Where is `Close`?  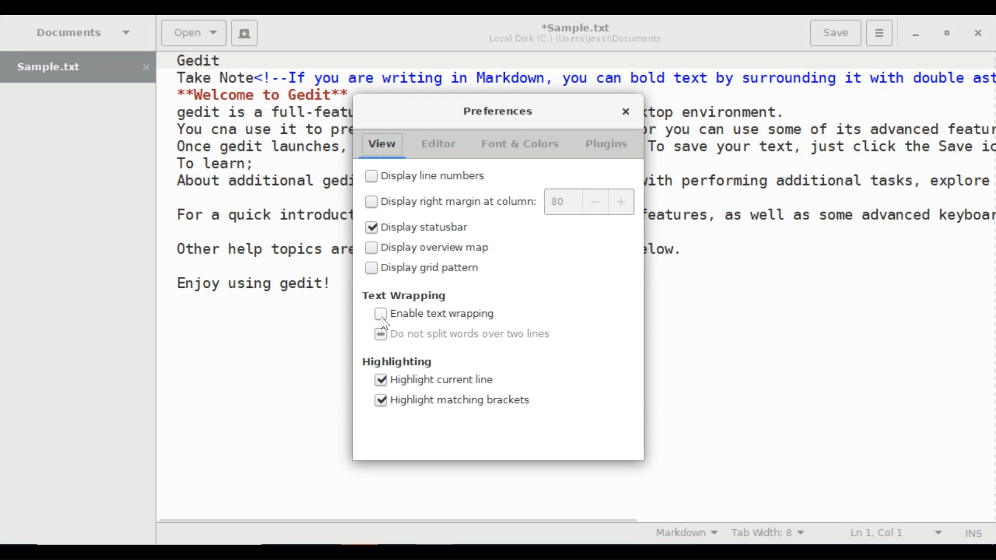
Close is located at coordinates (625, 111).